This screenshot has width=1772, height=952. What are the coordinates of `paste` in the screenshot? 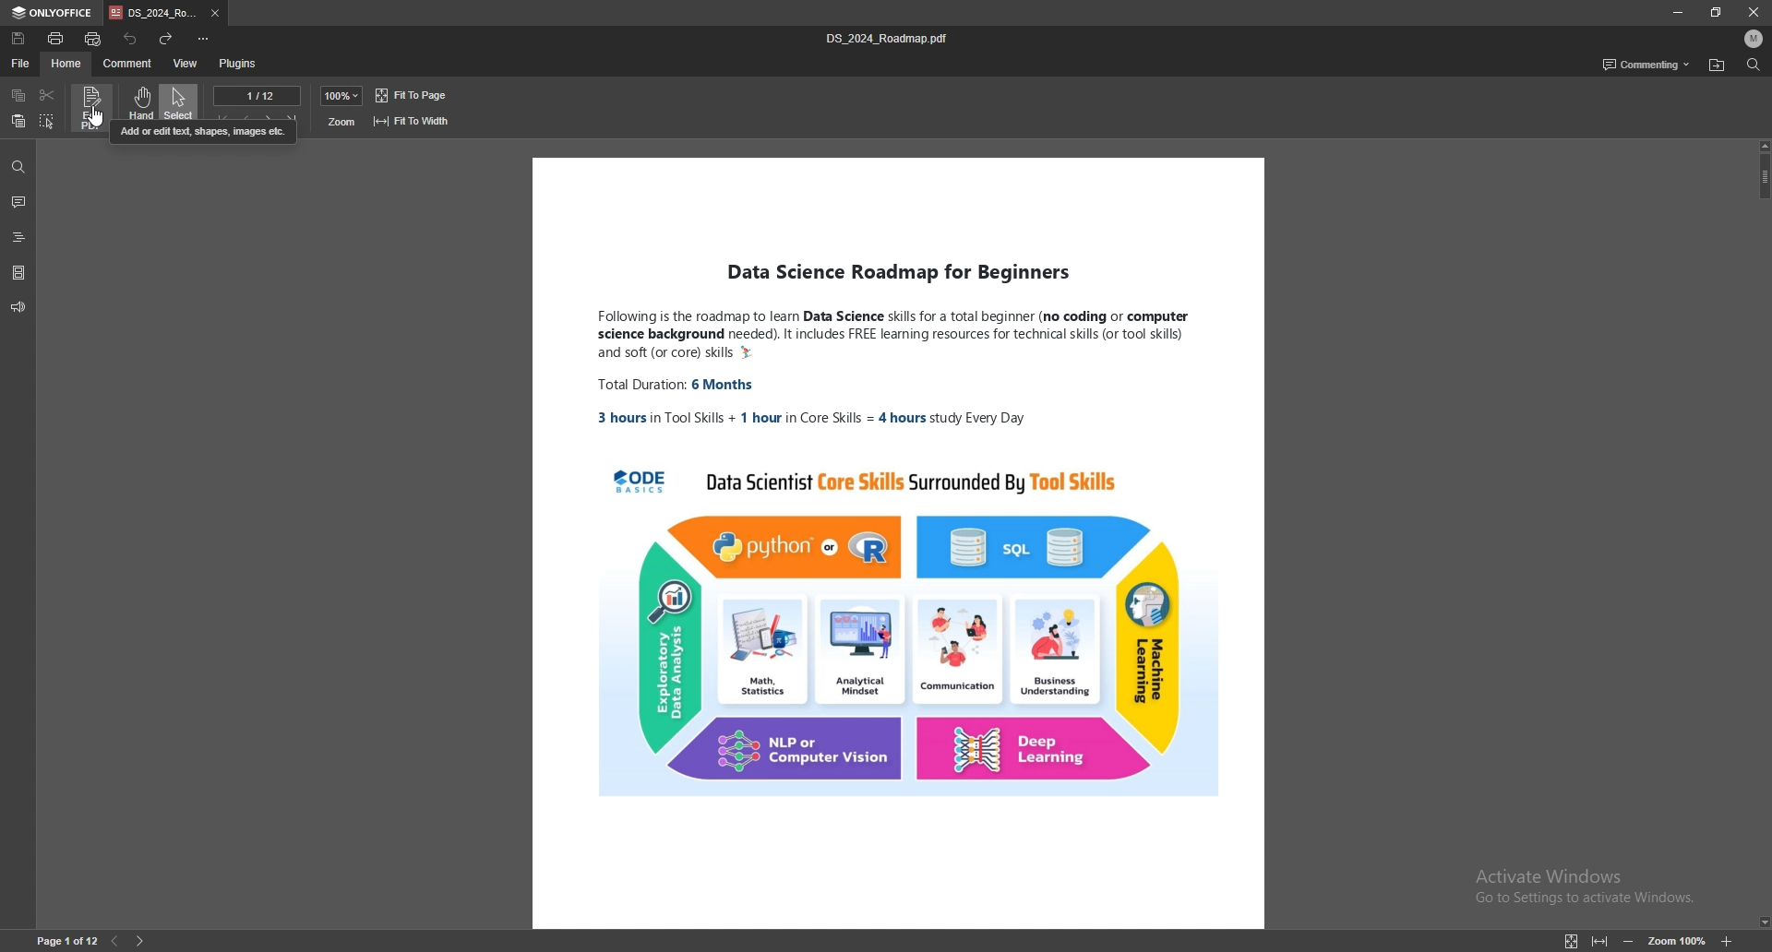 It's located at (18, 122).